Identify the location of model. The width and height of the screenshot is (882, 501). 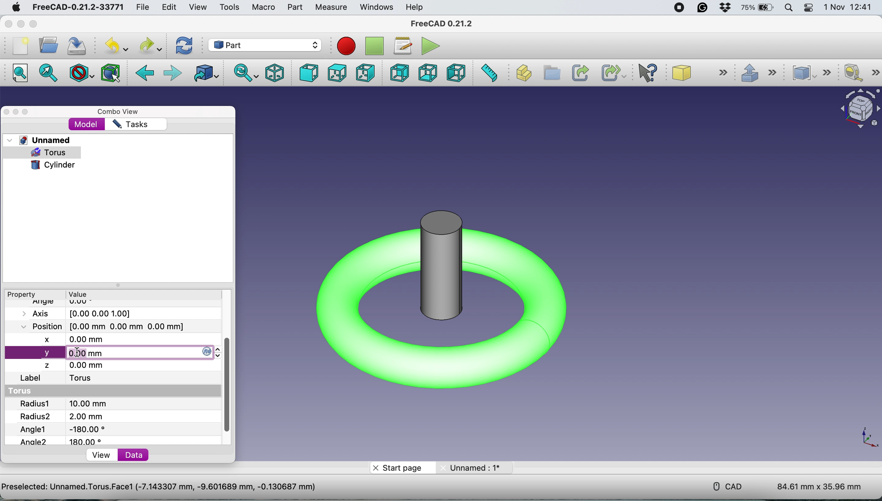
(87, 125).